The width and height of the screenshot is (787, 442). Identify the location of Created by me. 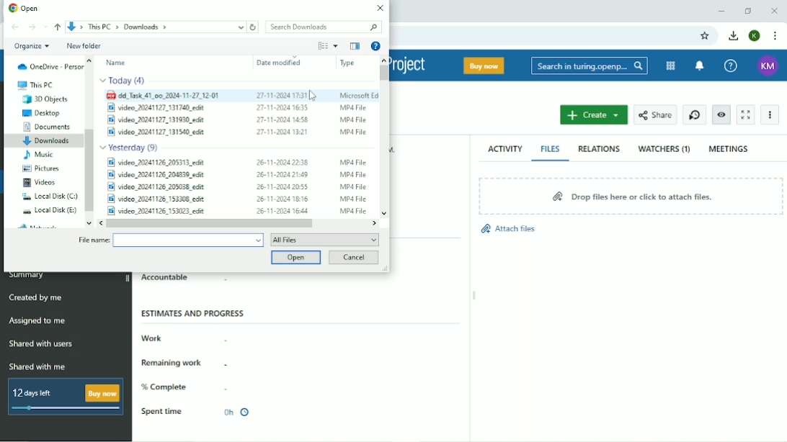
(36, 297).